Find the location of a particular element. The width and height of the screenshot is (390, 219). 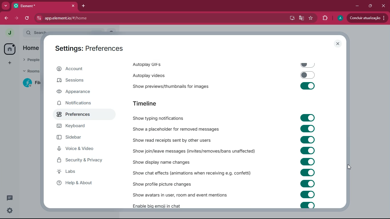

security & security is located at coordinates (86, 160).